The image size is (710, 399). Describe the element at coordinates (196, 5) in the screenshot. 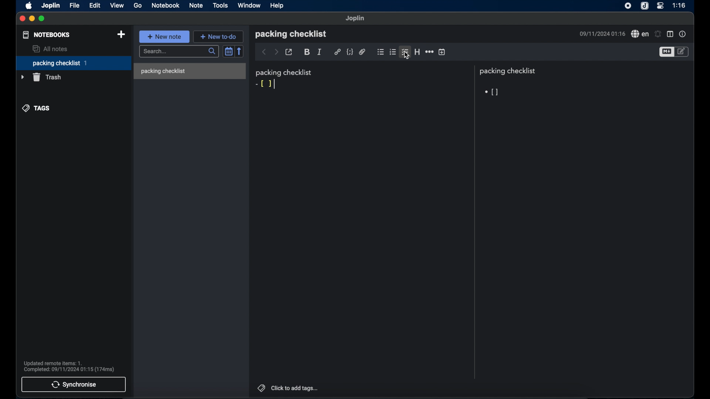

I see `note` at that location.